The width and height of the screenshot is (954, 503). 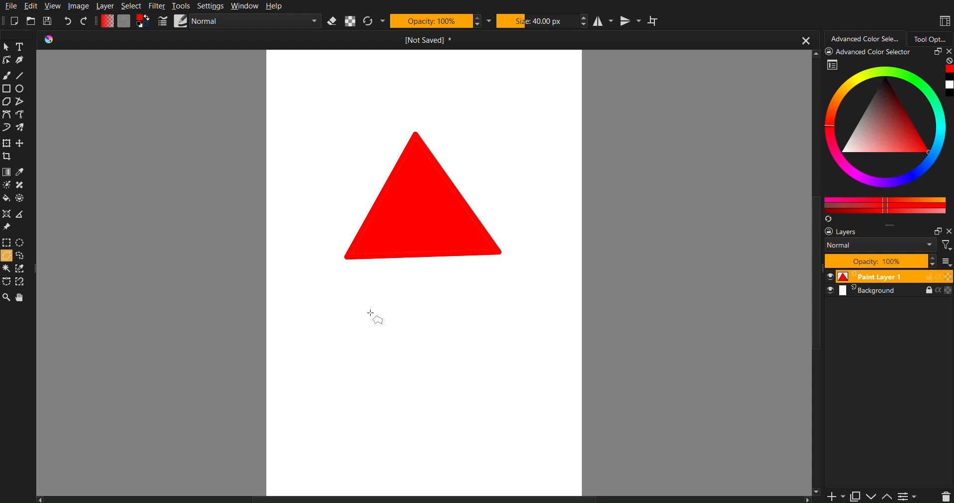 I want to click on Dropper, so click(x=20, y=173).